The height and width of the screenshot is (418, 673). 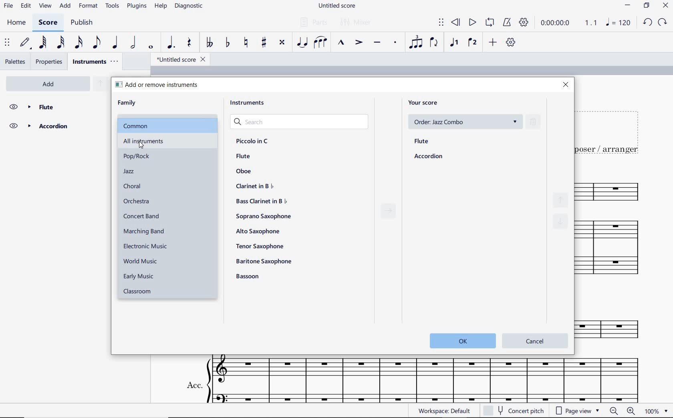 What do you see at coordinates (592, 22) in the screenshot?
I see `Playback speed` at bounding box center [592, 22].